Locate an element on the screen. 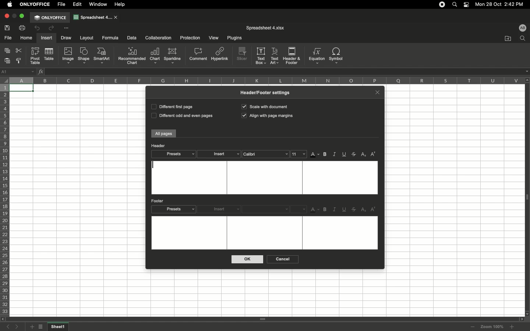 The width and height of the screenshot is (530, 331). OnlyOffice is located at coordinates (35, 4).